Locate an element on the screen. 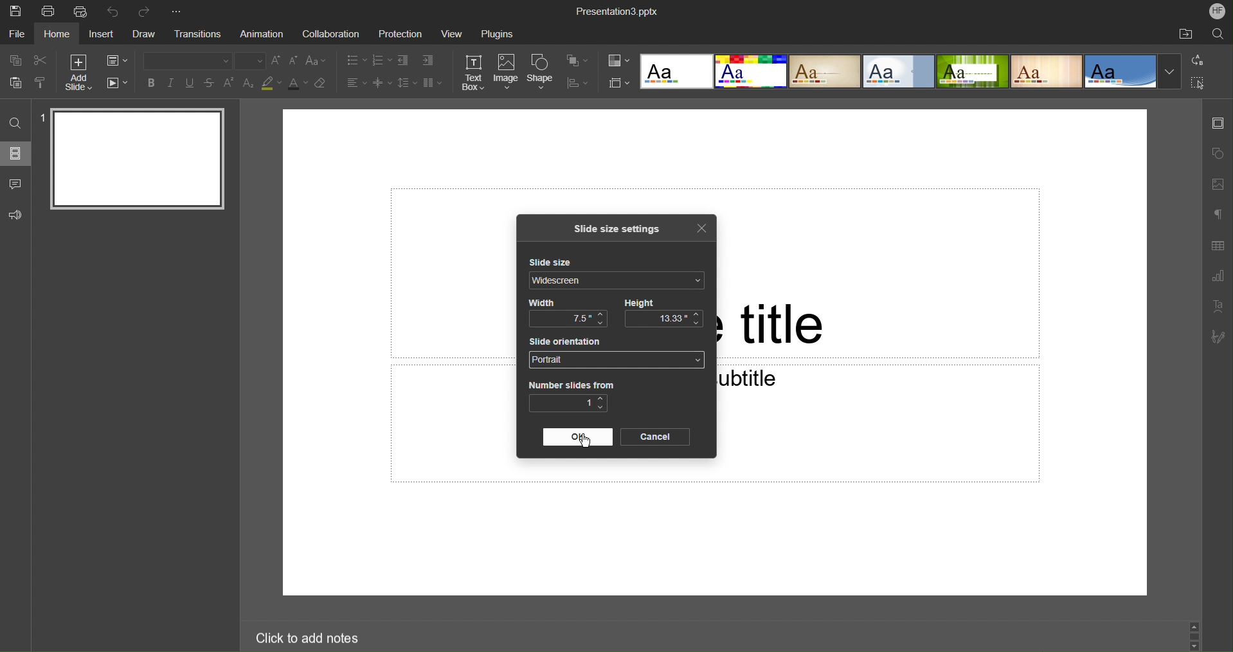 The image size is (1233, 652). Select All is located at coordinates (1199, 84).